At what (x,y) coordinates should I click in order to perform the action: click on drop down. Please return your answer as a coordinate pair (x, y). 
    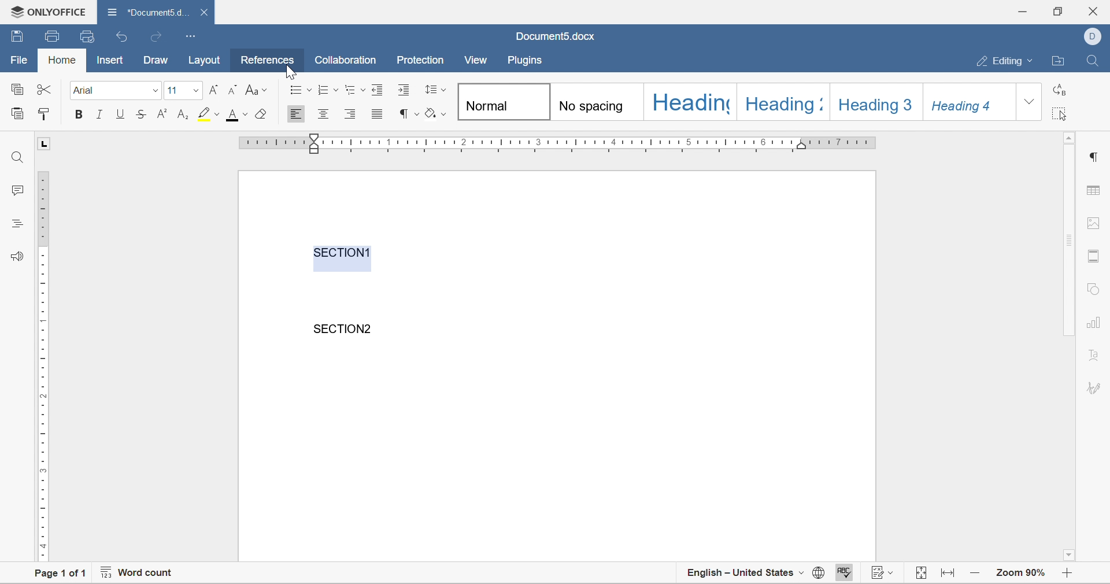
    Looking at the image, I should click on (194, 90).